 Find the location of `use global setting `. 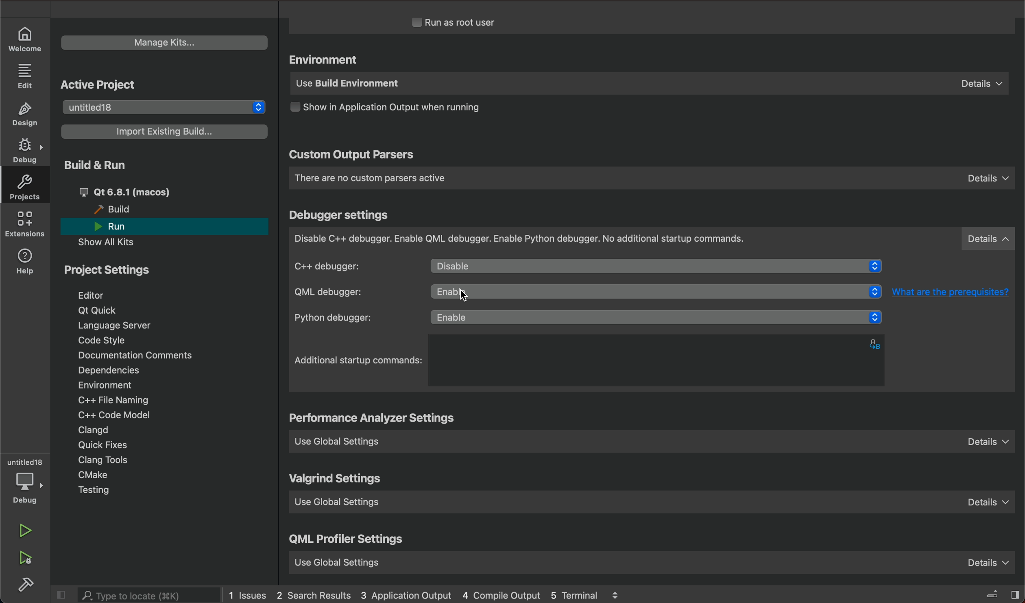

use global setting  is located at coordinates (655, 505).